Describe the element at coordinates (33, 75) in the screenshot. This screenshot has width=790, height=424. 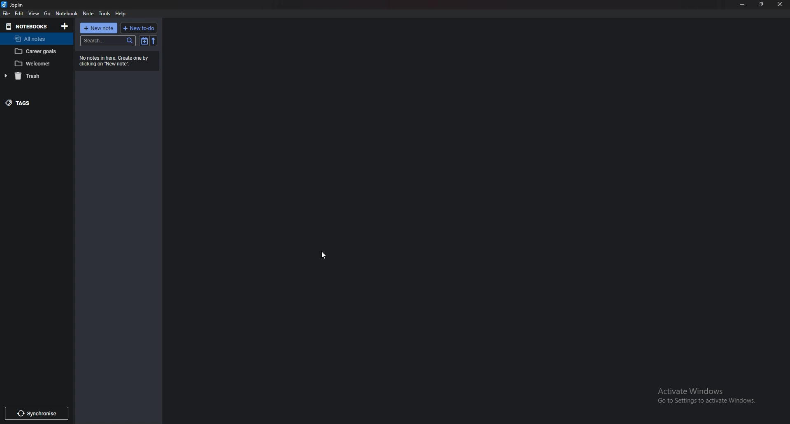
I see `trash` at that location.